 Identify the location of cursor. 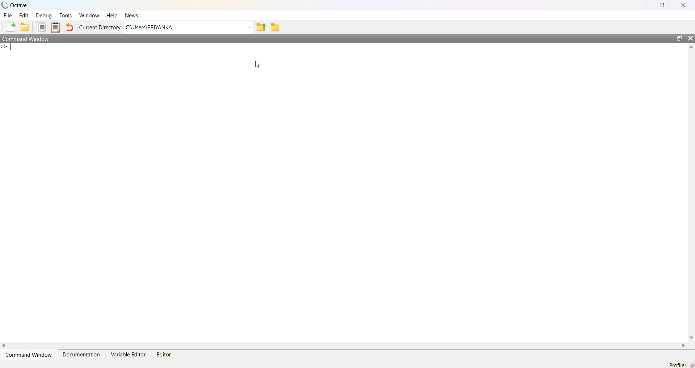
(258, 65).